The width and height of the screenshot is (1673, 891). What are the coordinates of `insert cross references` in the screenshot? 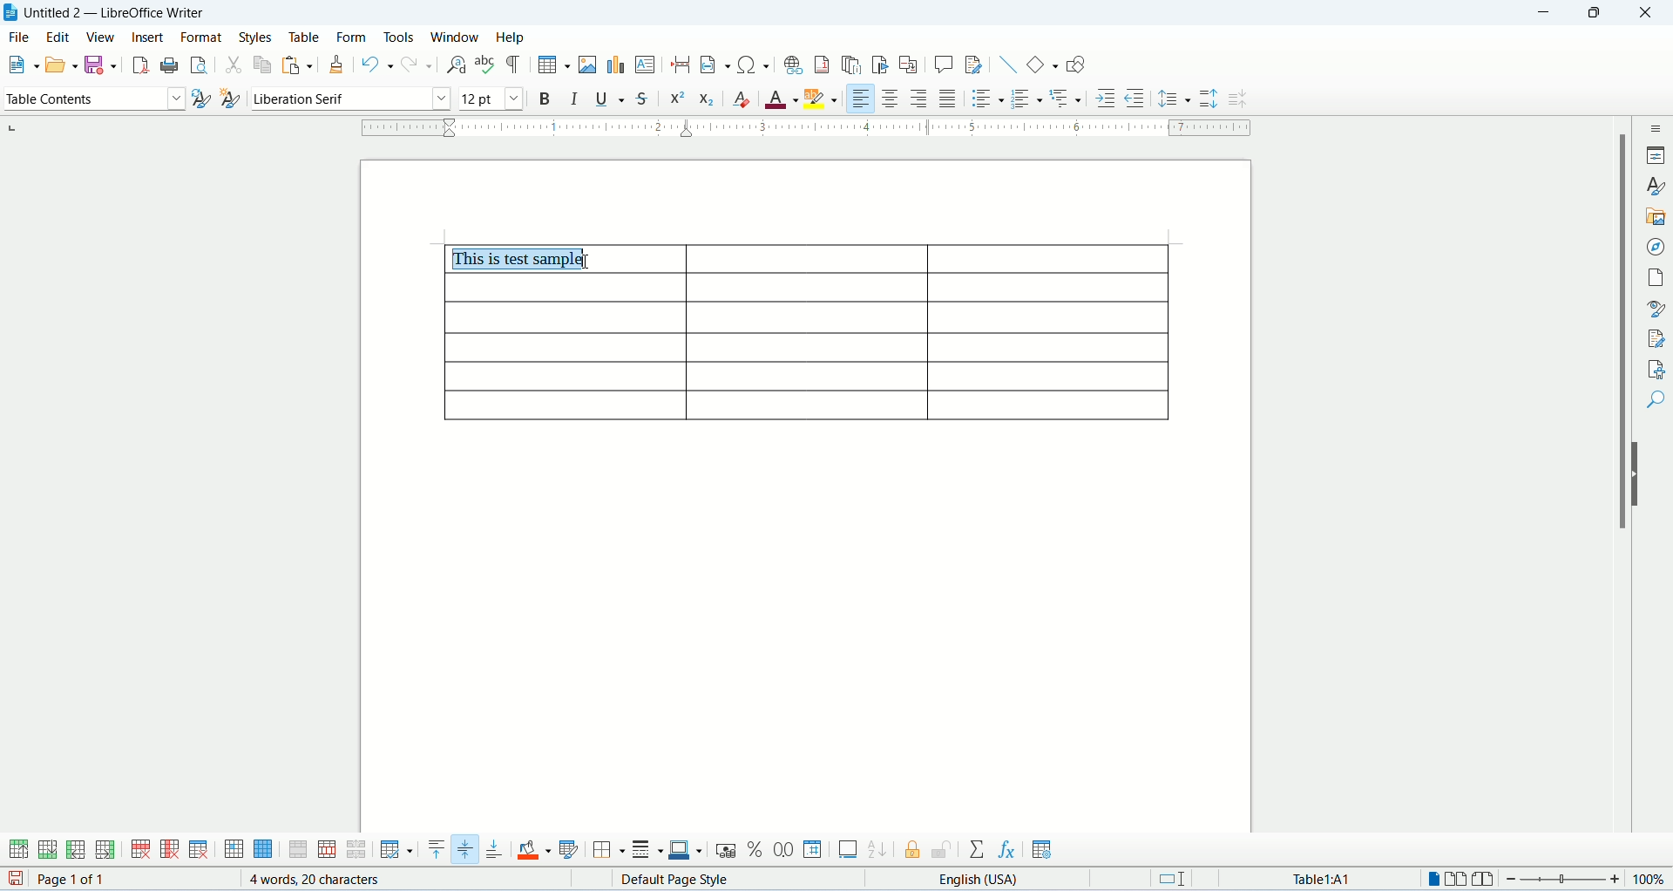 It's located at (910, 65).